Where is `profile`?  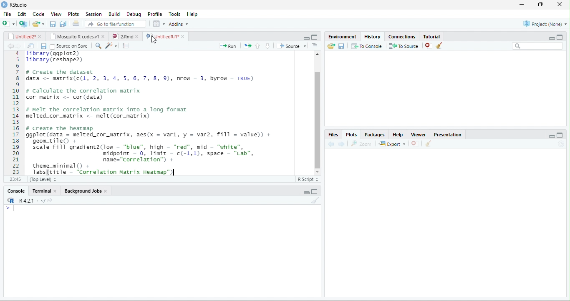 profile is located at coordinates (154, 14).